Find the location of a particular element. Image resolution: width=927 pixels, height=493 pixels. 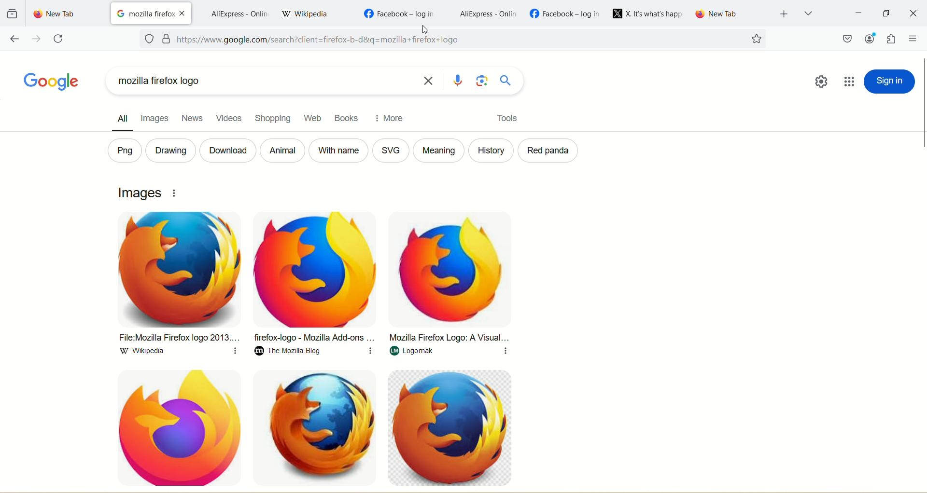

Iamge is located at coordinates (452, 428).